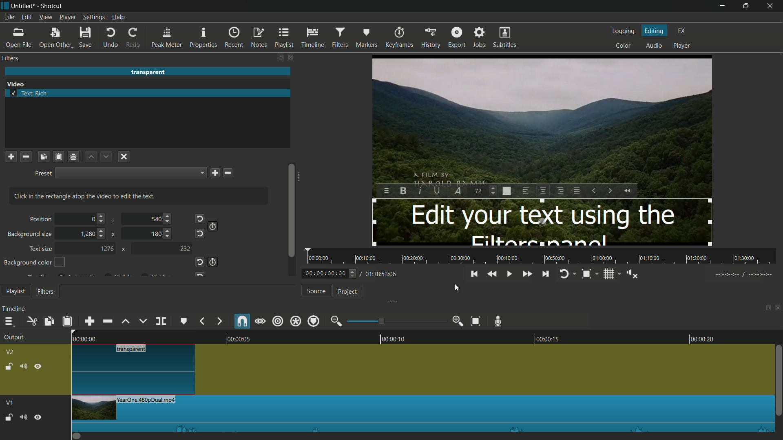  What do you see at coordinates (201, 218) in the screenshot?
I see `reset to default` at bounding box center [201, 218].